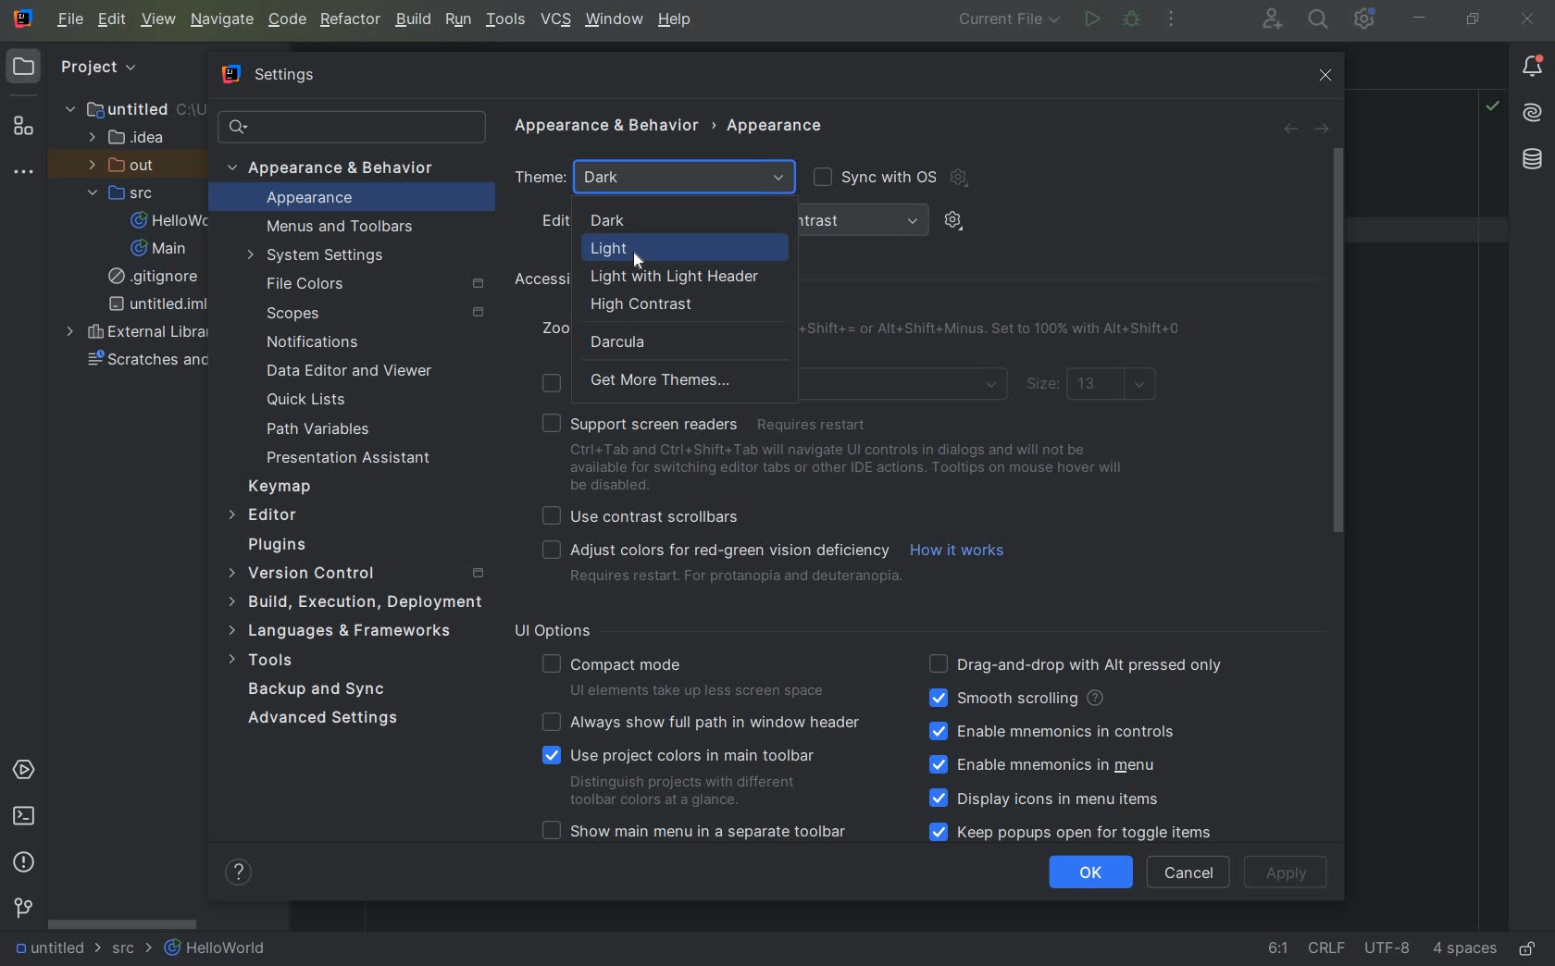 Image resolution: width=1555 pixels, height=966 pixels. Describe the element at coordinates (961, 551) in the screenshot. I see `how it works` at that location.